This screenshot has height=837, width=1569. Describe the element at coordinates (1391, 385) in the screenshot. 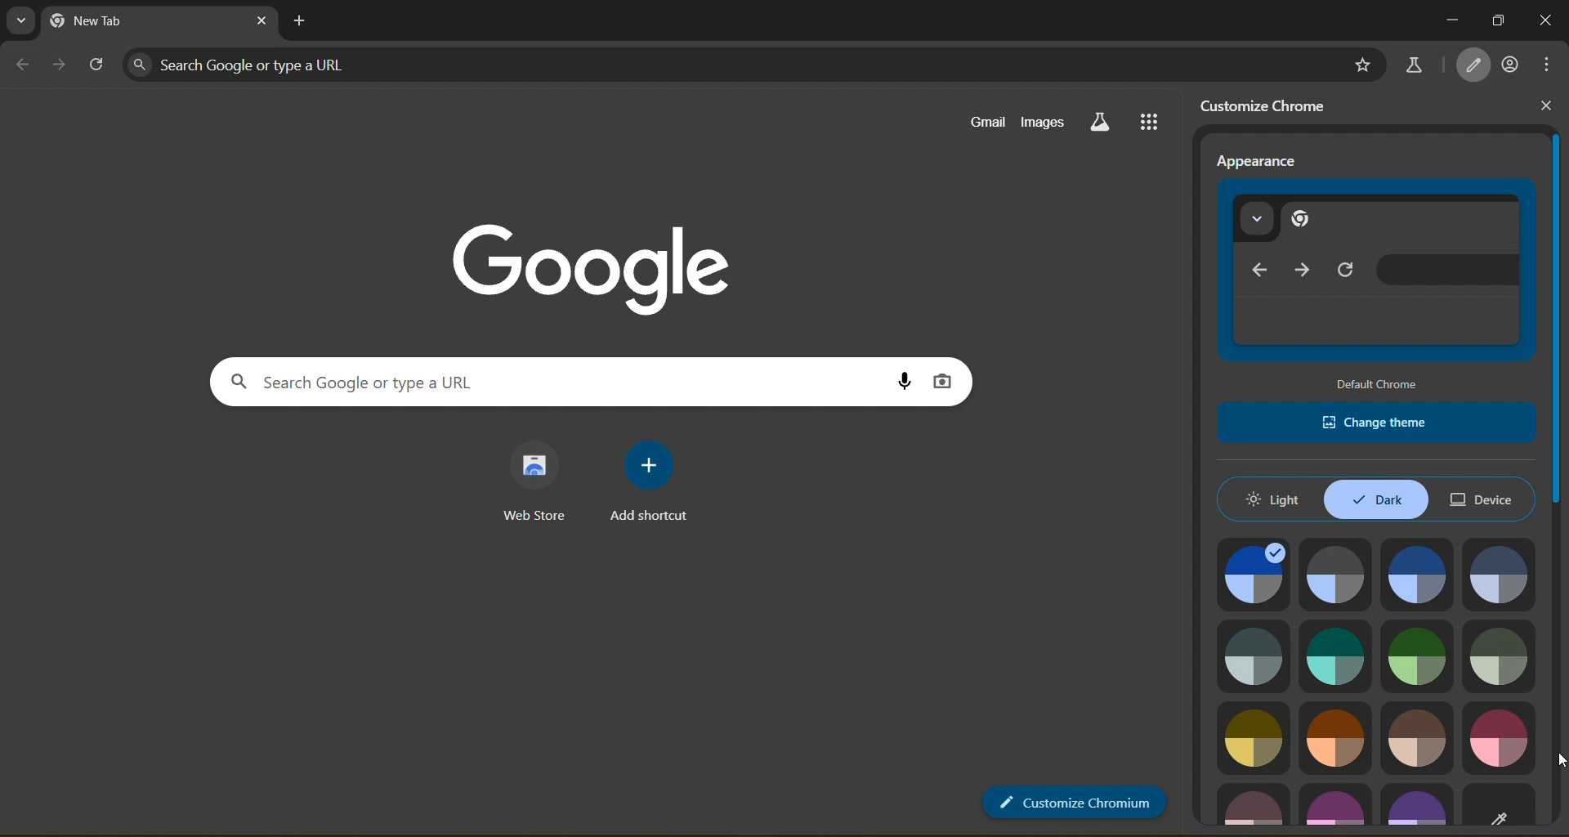

I see `default chromw` at that location.